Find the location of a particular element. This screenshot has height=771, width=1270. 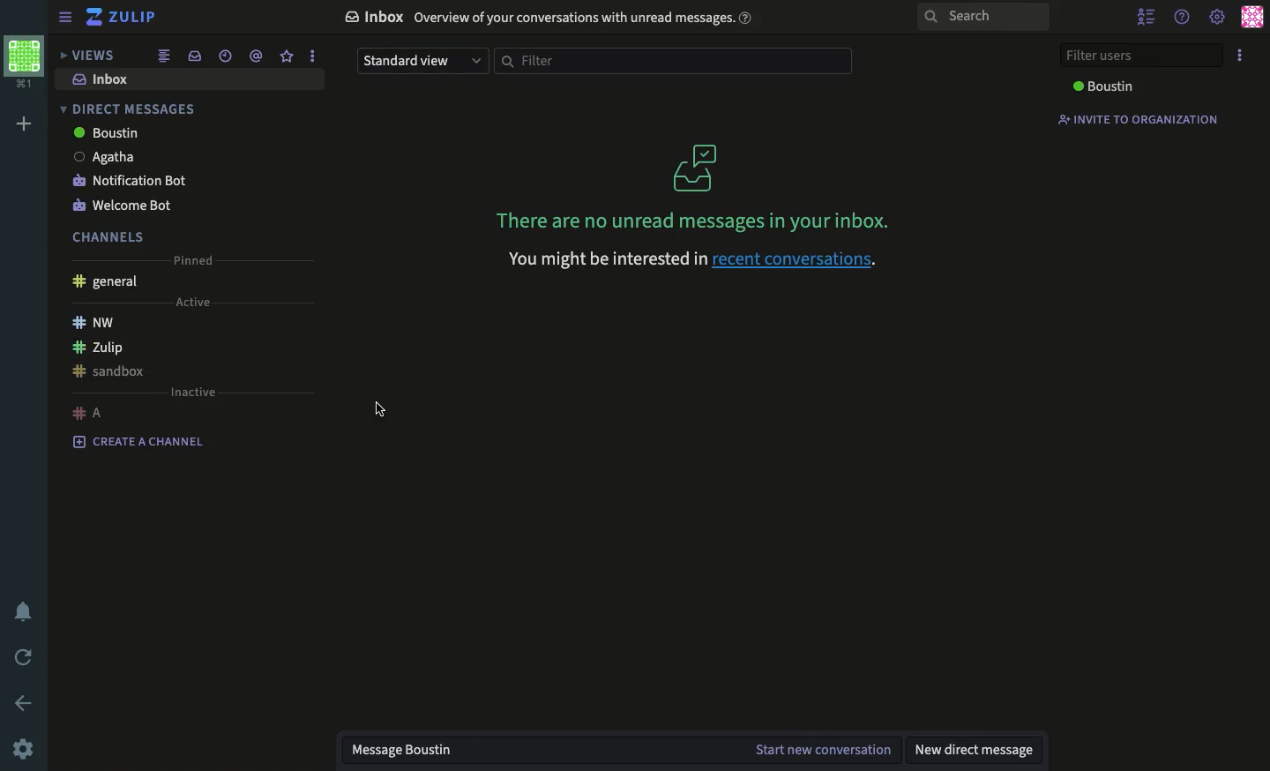

nw is located at coordinates (95, 320).